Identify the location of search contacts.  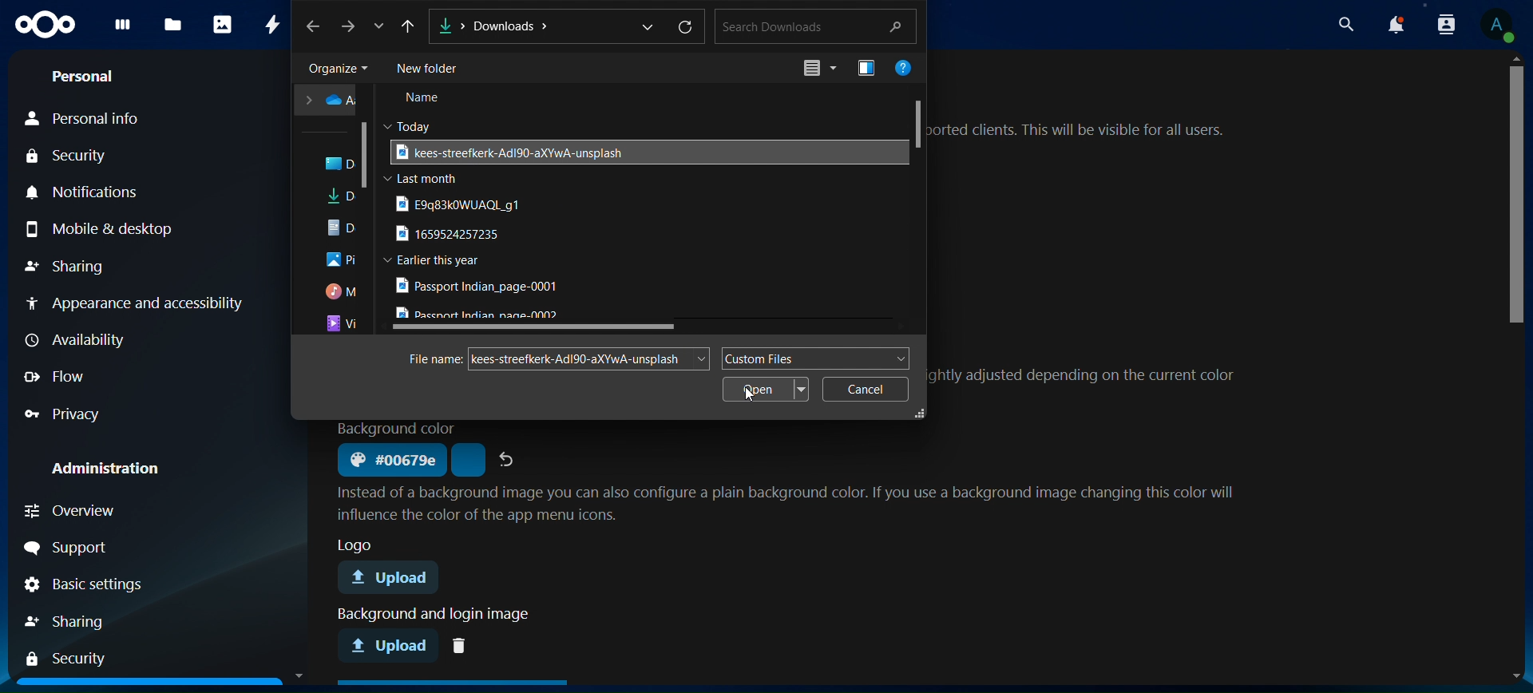
(1444, 26).